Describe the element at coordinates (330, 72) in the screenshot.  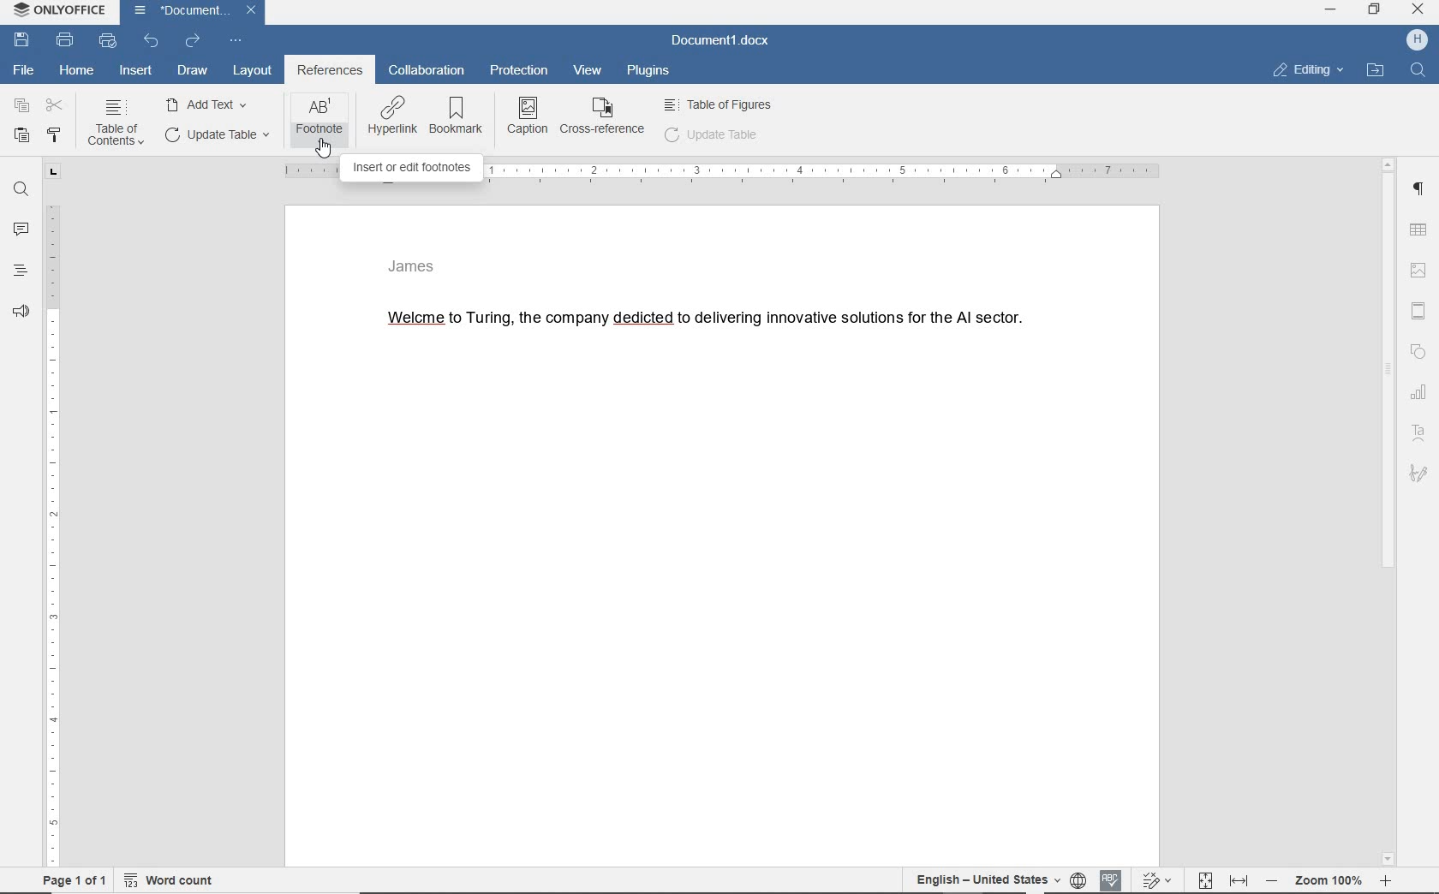
I see `references` at that location.